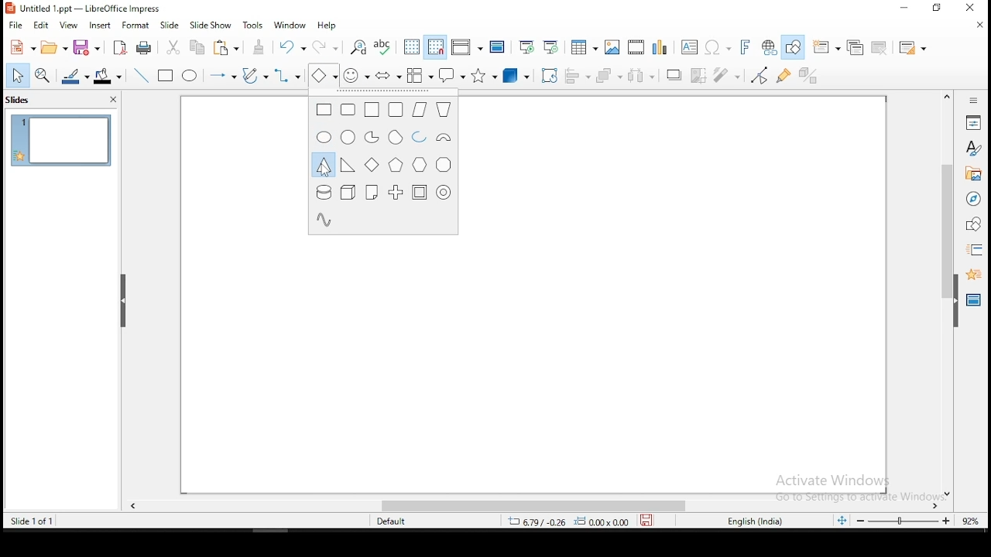 The image size is (991, 557). Describe the element at coordinates (974, 101) in the screenshot. I see `sidebar settings` at that location.